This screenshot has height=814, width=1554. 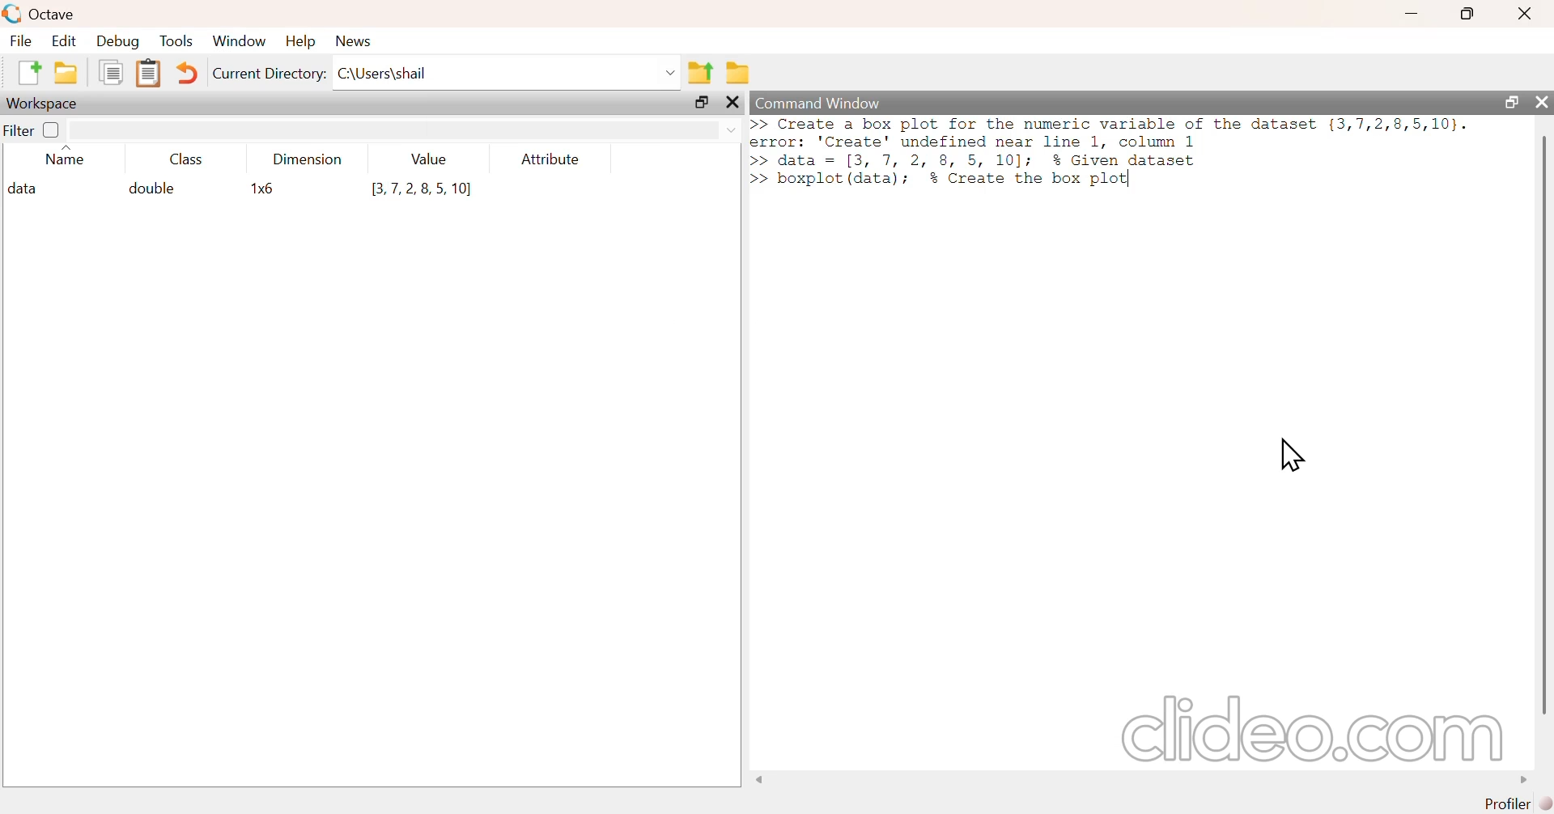 I want to click on file, so click(x=19, y=40).